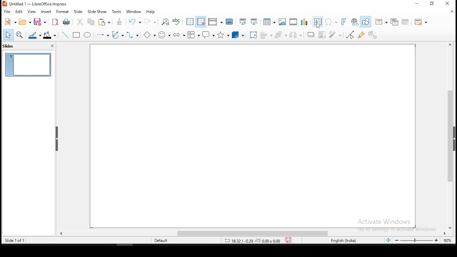  I want to click on close, so click(52, 46).